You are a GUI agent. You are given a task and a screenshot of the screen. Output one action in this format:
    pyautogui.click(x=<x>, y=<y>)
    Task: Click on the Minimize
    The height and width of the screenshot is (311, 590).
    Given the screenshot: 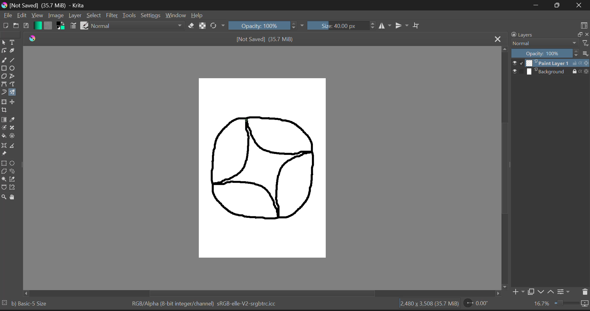 What is the action you would take?
    pyautogui.click(x=559, y=5)
    